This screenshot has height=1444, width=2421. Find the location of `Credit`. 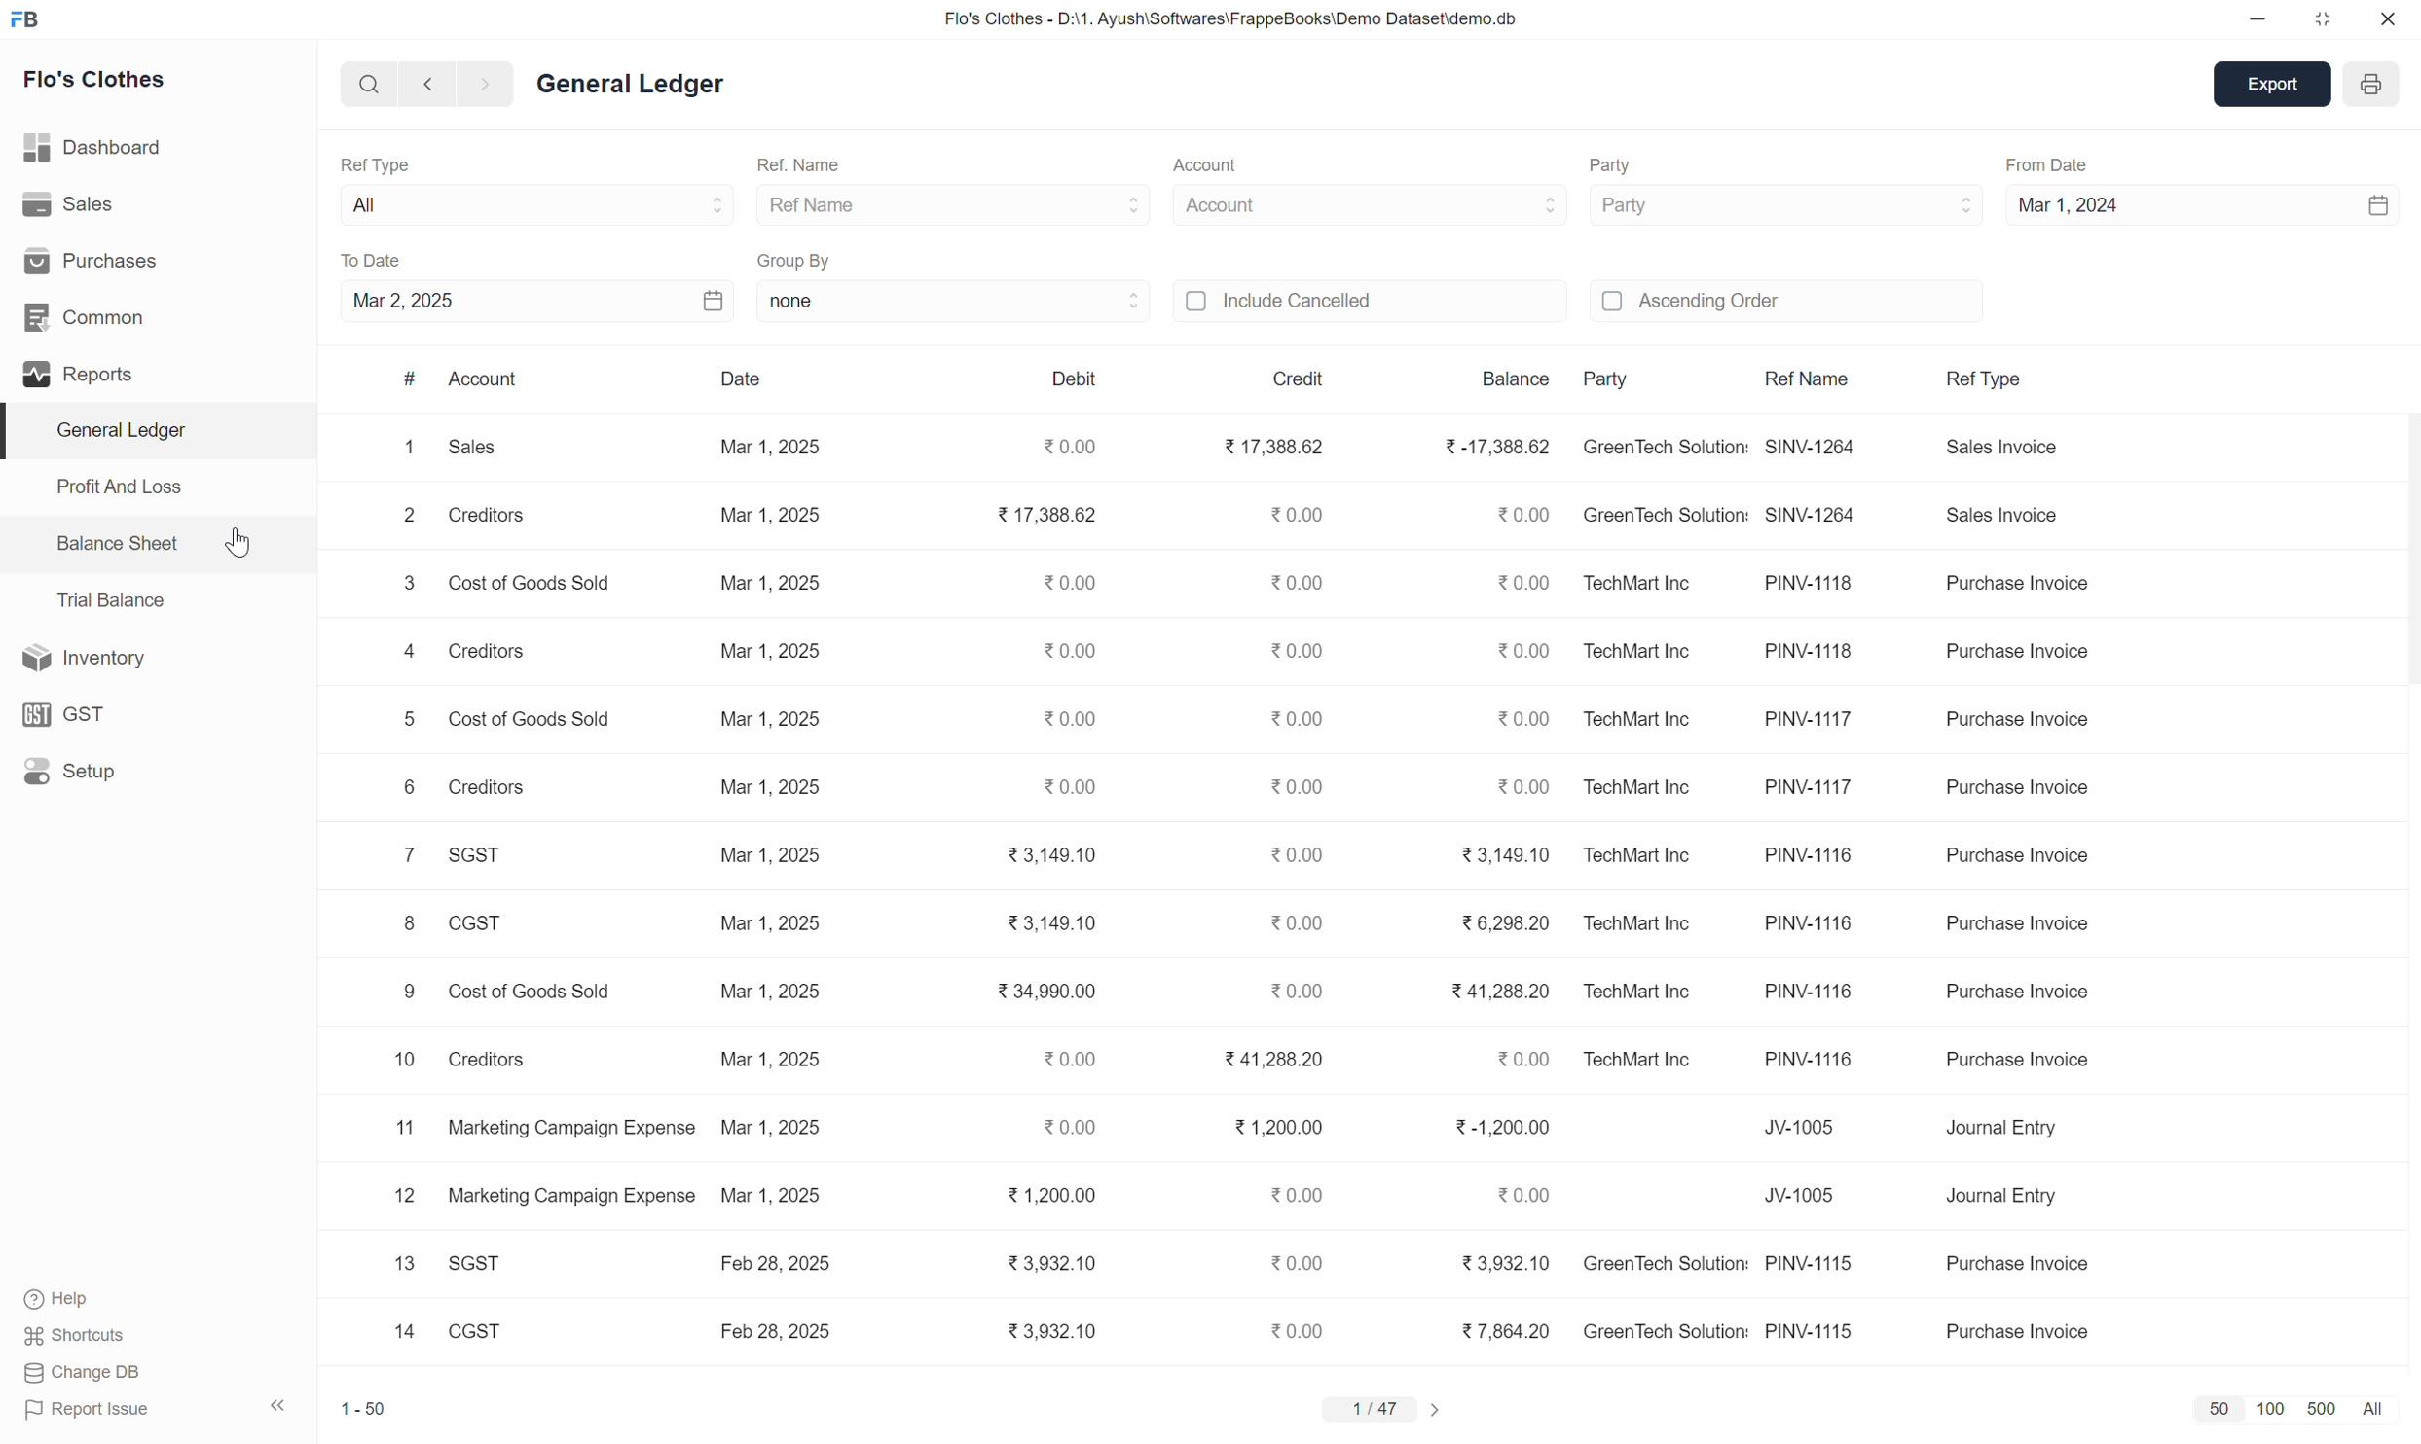

Credit is located at coordinates (1309, 379).